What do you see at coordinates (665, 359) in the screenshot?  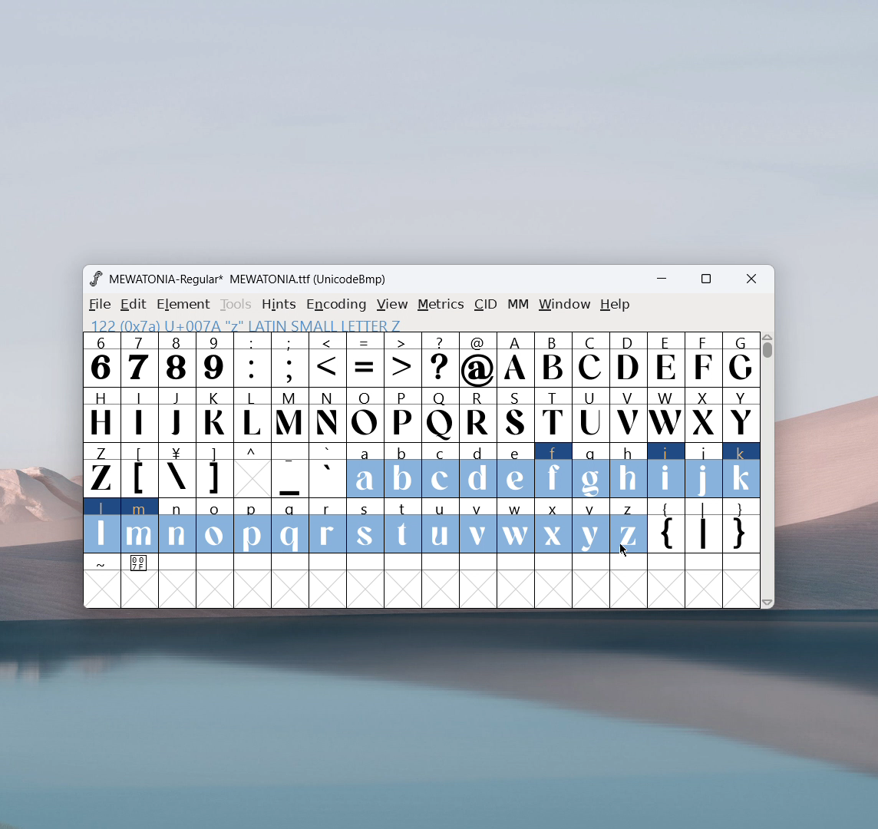 I see `E` at bounding box center [665, 359].